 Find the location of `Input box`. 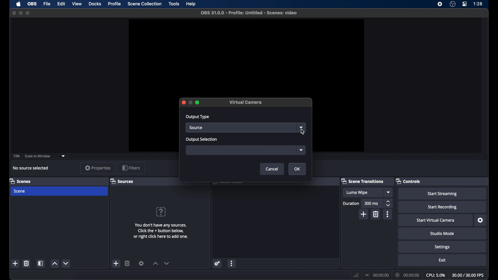

Input box is located at coordinates (241, 150).